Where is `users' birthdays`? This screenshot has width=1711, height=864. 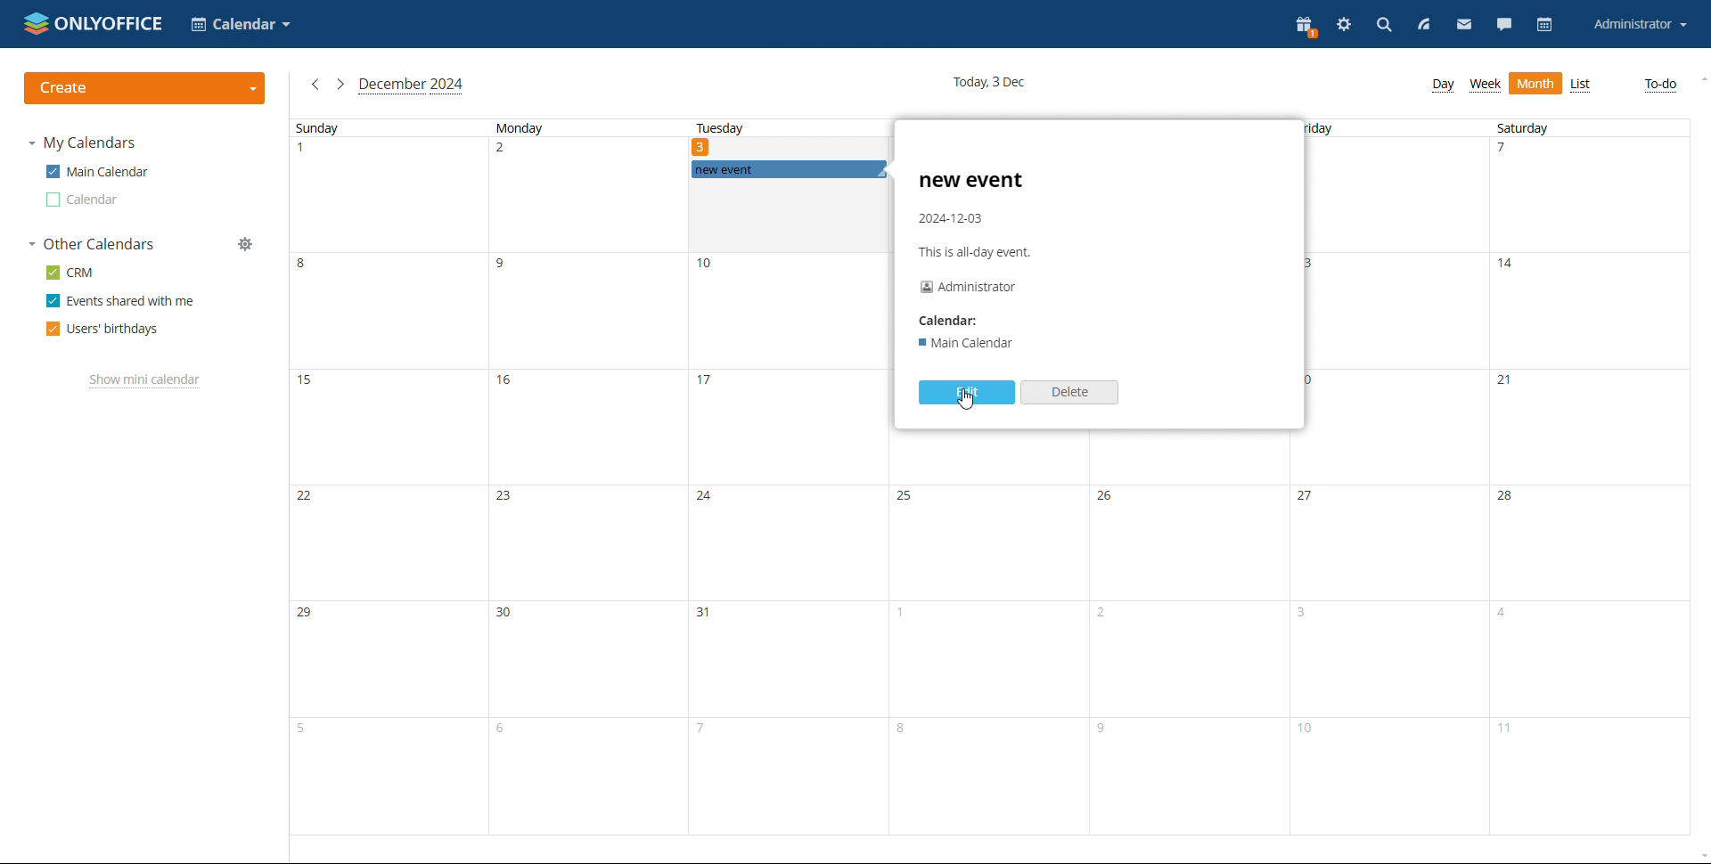
users' birthdays is located at coordinates (103, 329).